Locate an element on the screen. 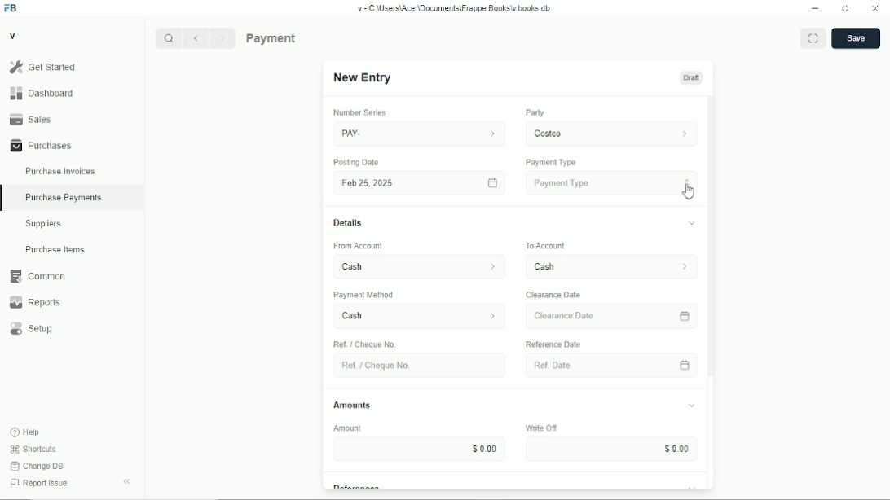 This screenshot has width=890, height=500. V is located at coordinates (13, 35).